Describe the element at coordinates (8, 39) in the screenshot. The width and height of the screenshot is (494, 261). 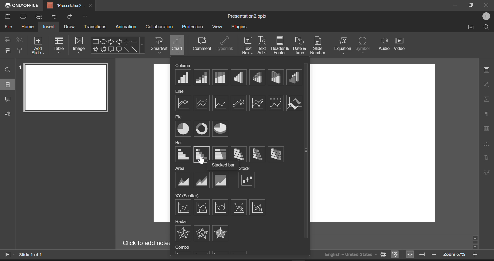
I see `Copy` at that location.